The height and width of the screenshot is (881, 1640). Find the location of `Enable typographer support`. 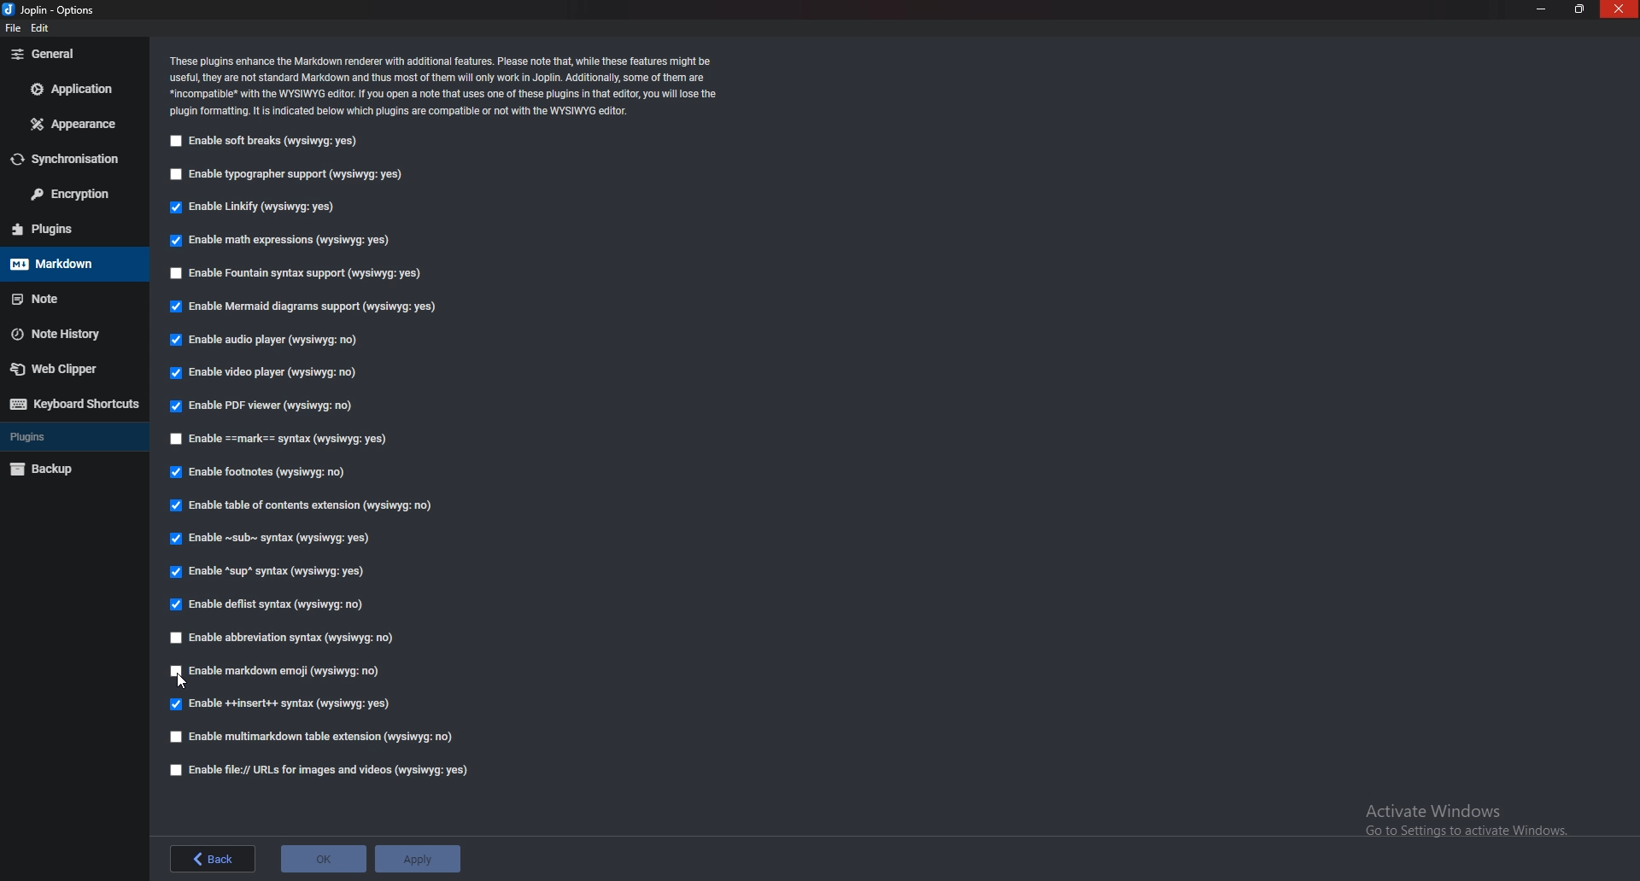

Enable typographer support is located at coordinates (298, 174).